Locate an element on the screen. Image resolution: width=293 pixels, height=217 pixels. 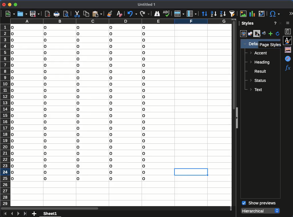
minimize is located at coordinates (9, 5).